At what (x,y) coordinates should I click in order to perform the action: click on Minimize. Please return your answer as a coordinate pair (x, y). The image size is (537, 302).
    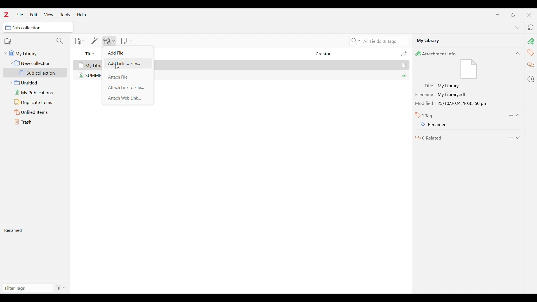
    Looking at the image, I should click on (497, 15).